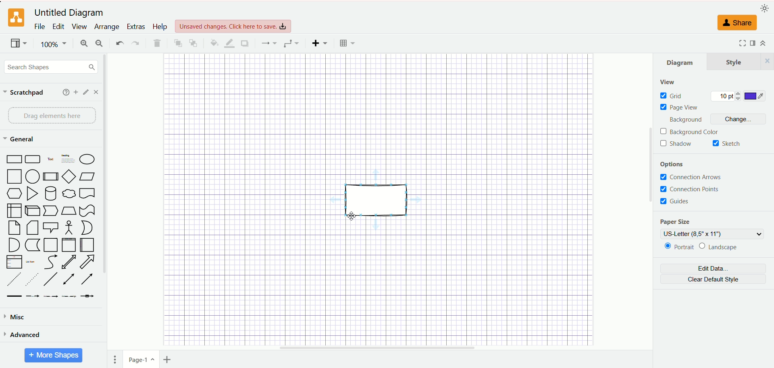 The height and width of the screenshot is (368, 774). What do you see at coordinates (233, 26) in the screenshot?
I see `Unsaved changes, click here to save` at bounding box center [233, 26].